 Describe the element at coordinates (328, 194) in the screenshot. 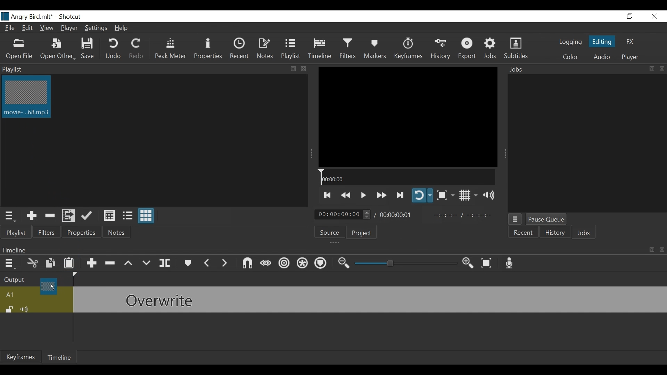

I see `Skip to the next to point` at that location.